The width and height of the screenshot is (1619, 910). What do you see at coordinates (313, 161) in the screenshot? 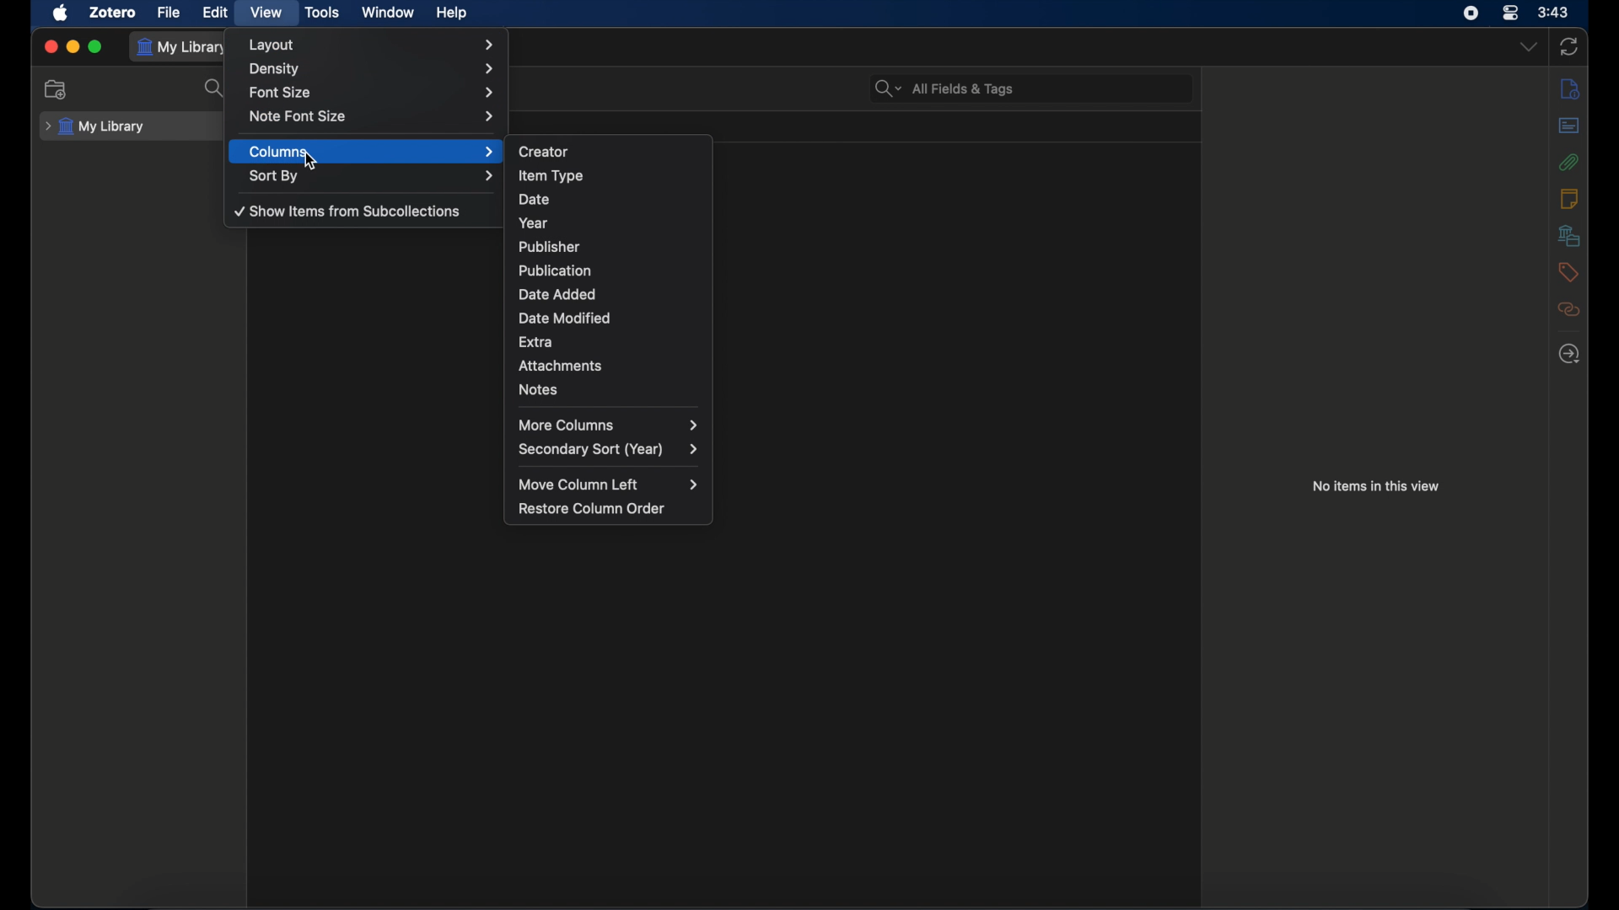
I see `cursor` at bounding box center [313, 161].